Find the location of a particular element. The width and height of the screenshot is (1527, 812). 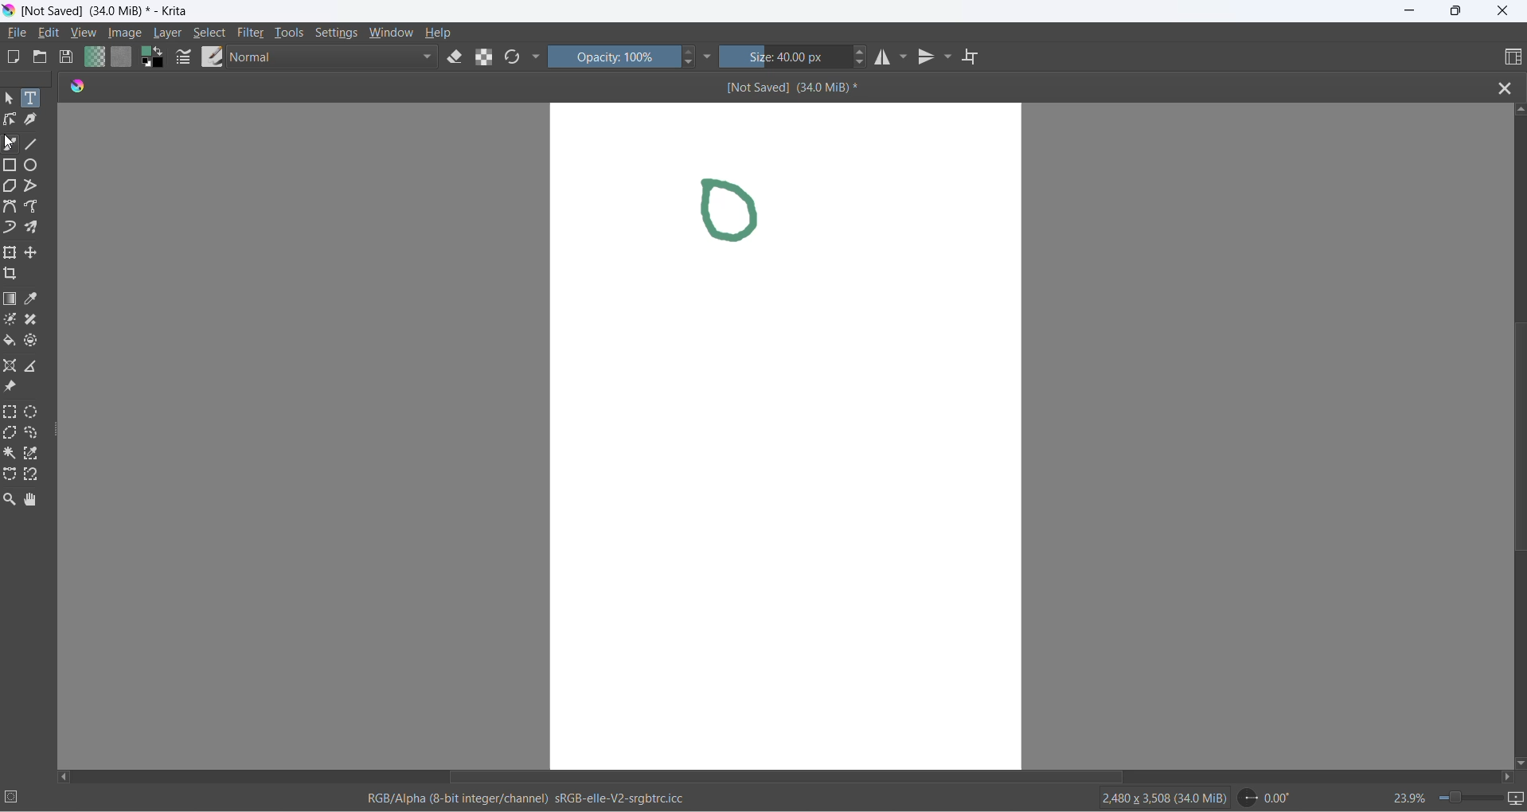

minimize is located at coordinates (1410, 10).